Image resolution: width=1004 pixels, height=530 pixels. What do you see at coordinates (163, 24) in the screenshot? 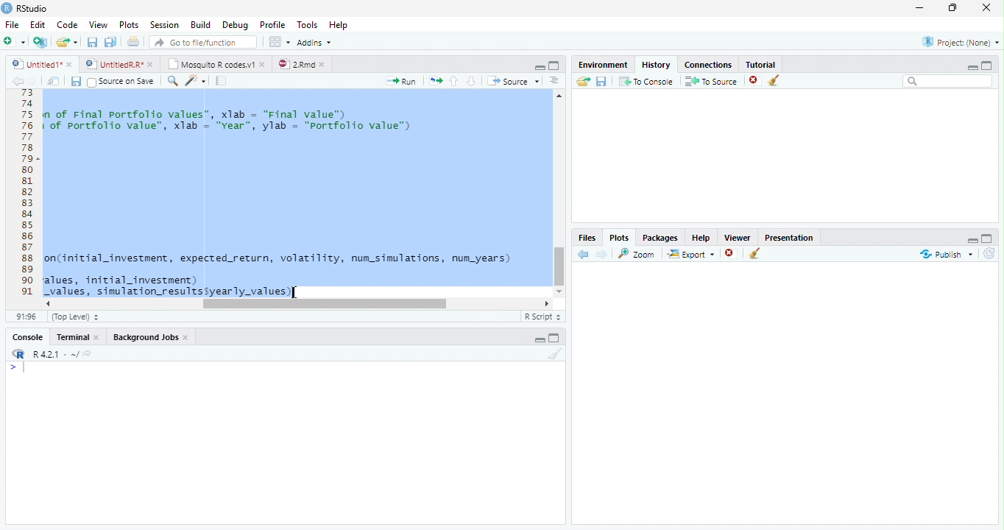
I see `Session` at bounding box center [163, 24].